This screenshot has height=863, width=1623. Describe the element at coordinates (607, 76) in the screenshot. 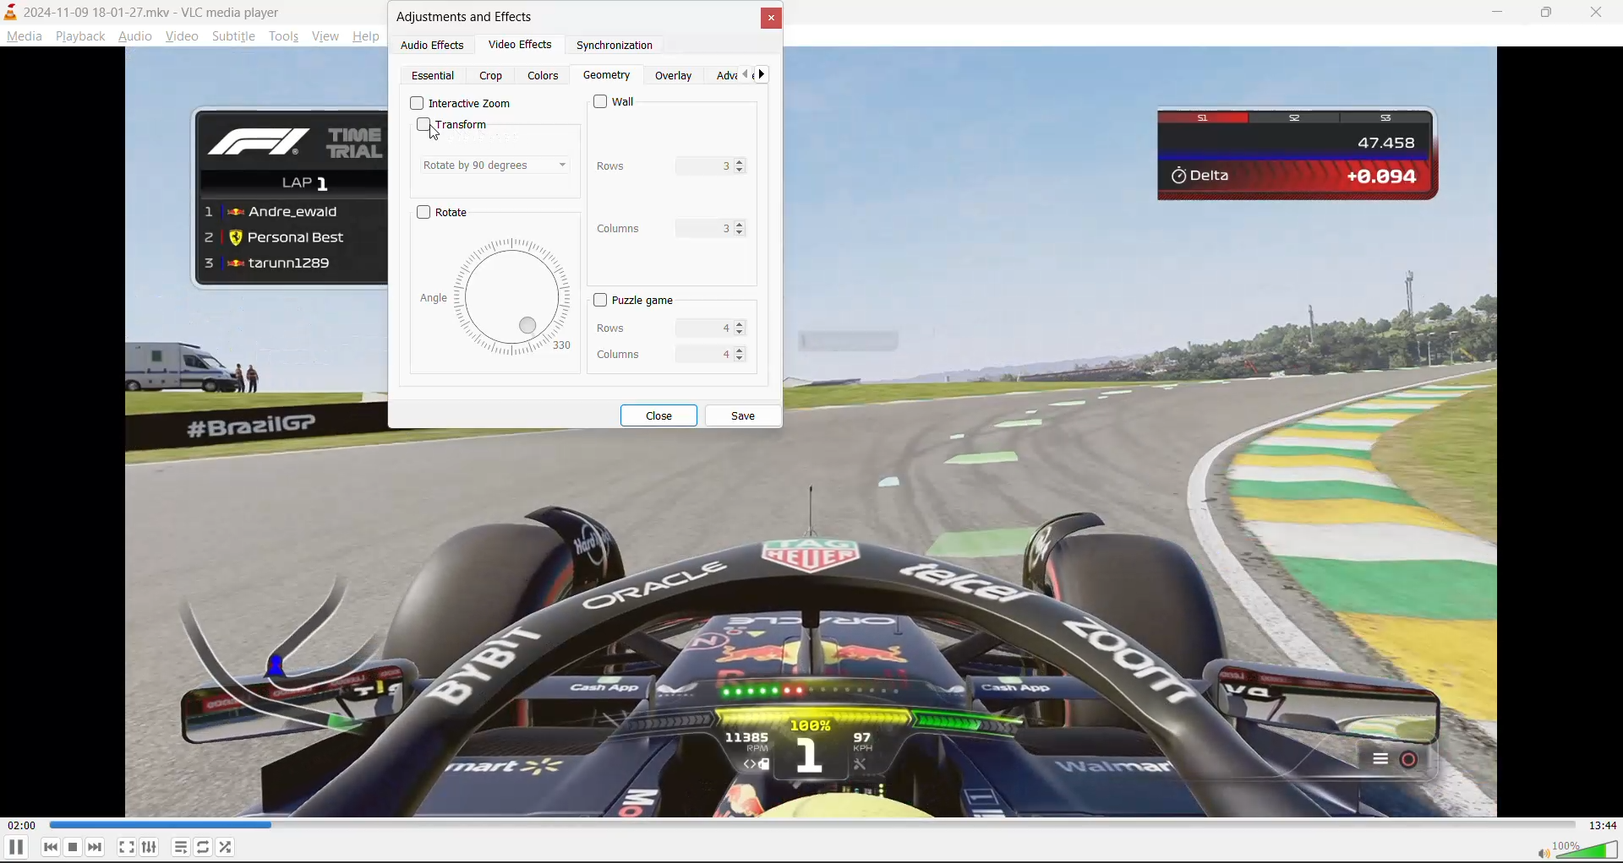

I see `Geometry` at that location.